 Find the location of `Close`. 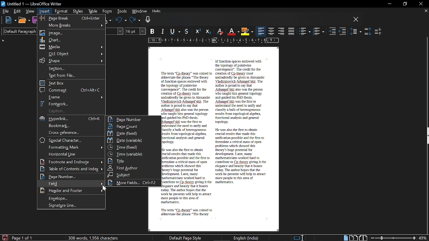

Close is located at coordinates (420, 4).